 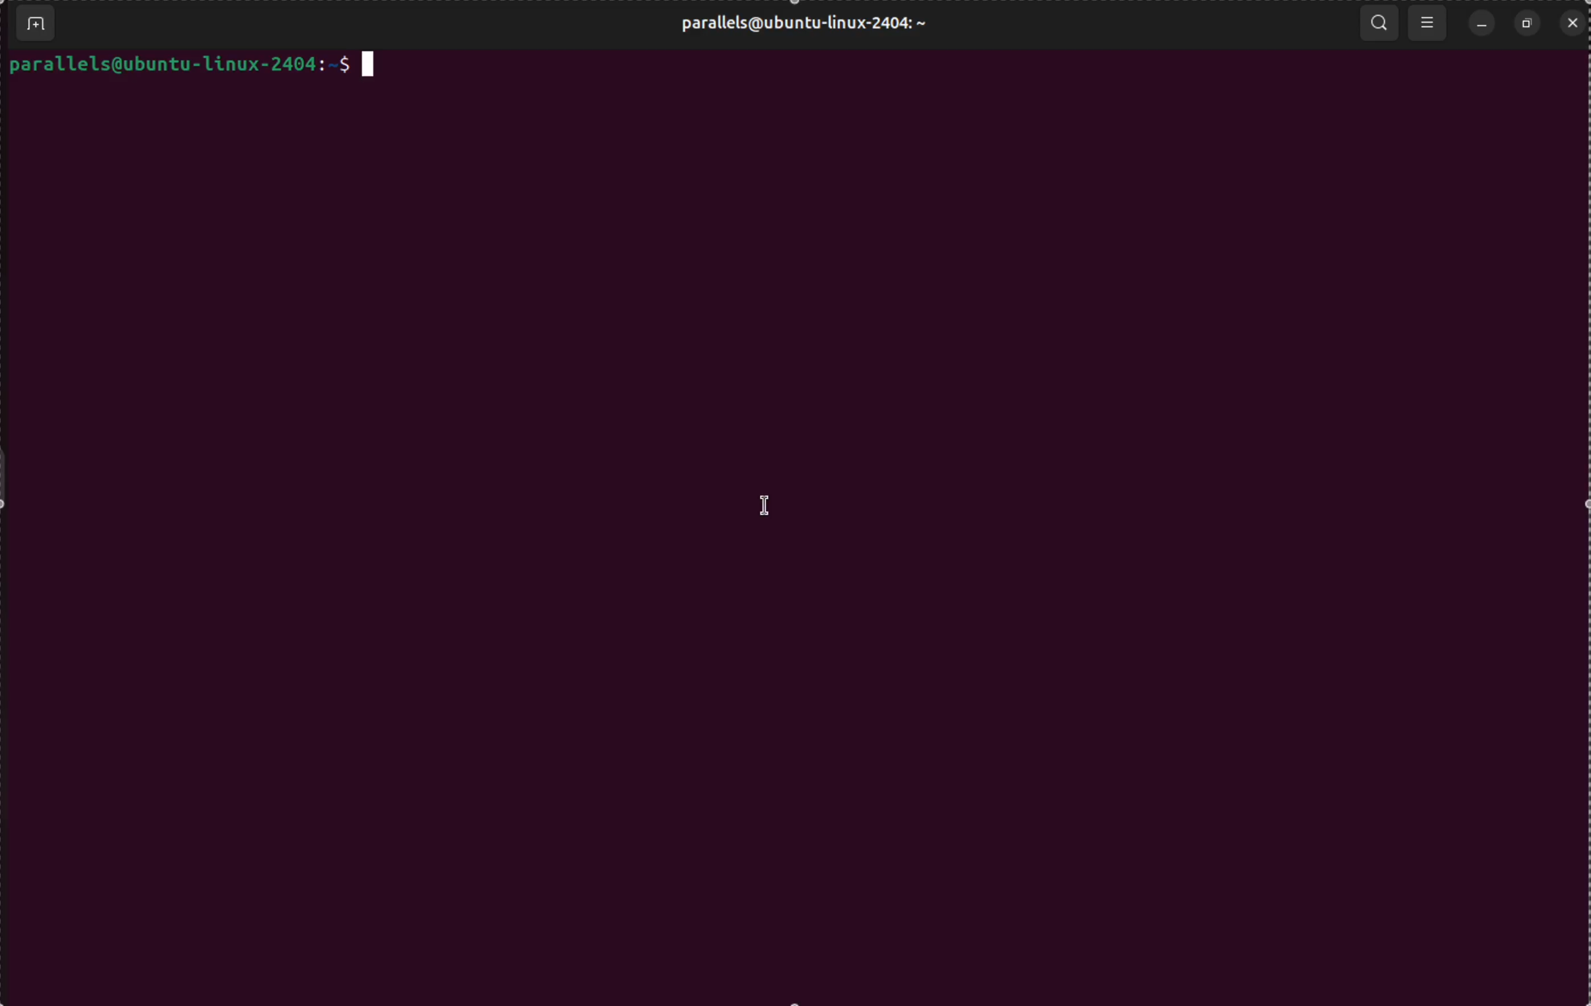 I want to click on user profile, so click(x=800, y=26).